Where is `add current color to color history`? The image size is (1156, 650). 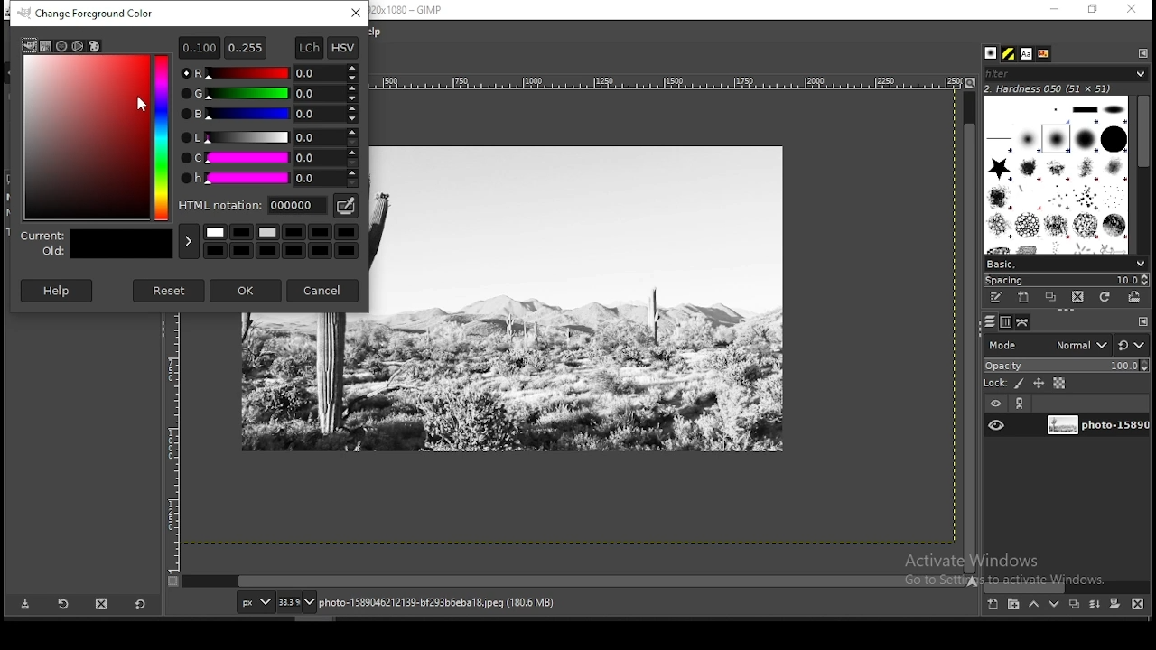
add current color to color history is located at coordinates (188, 242).